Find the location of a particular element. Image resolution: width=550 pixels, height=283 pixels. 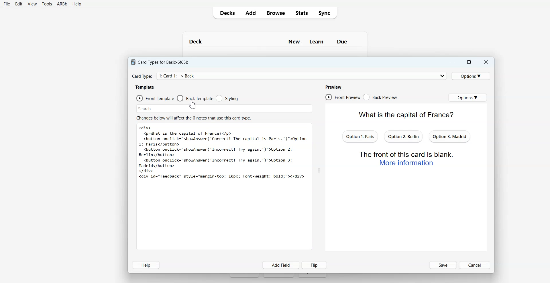

Text is located at coordinates (223, 153).